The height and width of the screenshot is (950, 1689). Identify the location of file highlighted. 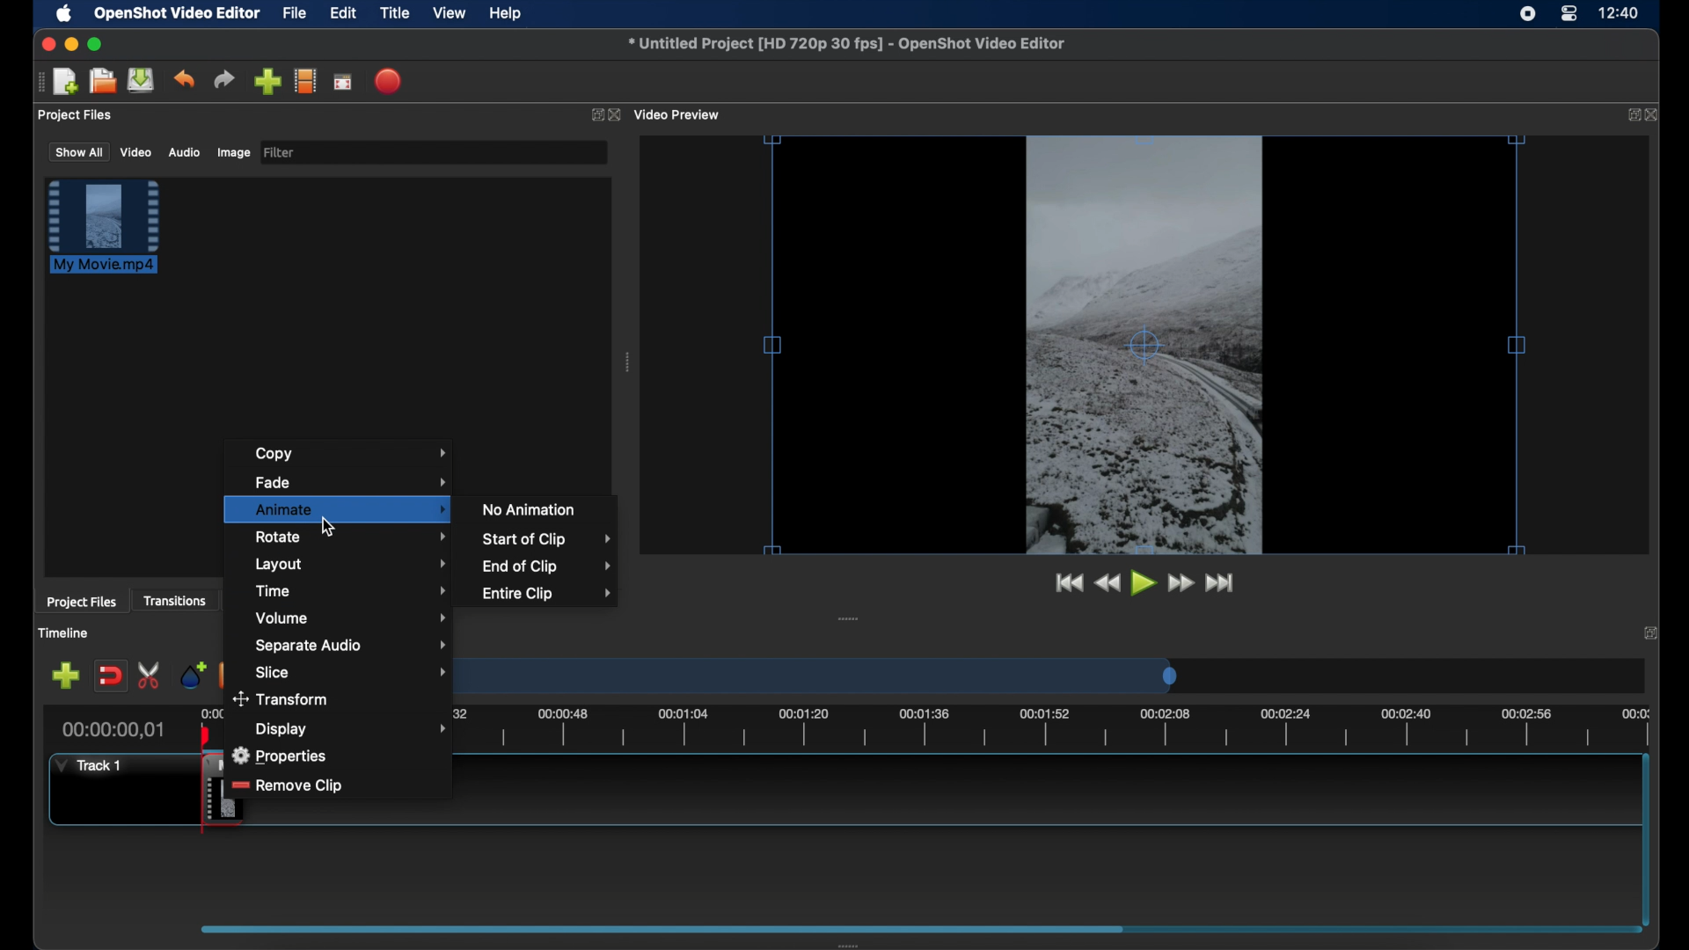
(104, 226).